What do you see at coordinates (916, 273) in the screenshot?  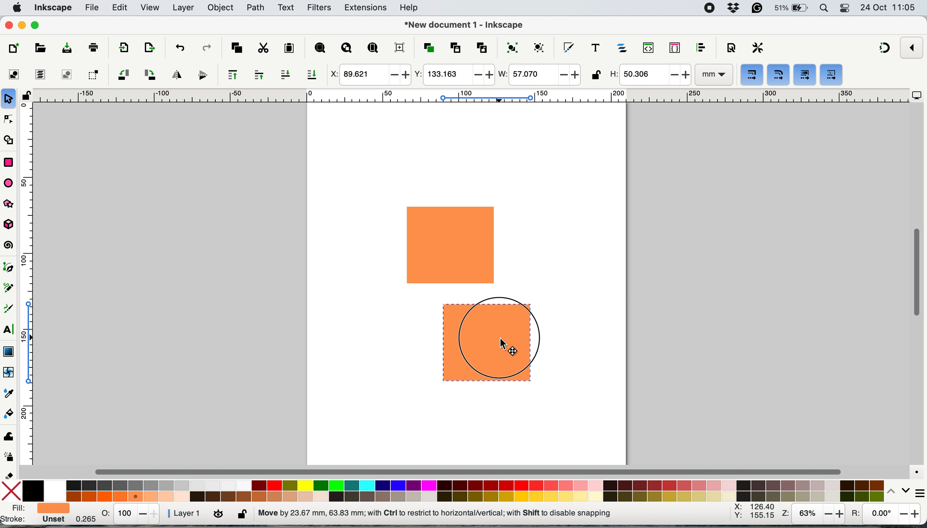 I see `vertical scroll bar` at bounding box center [916, 273].